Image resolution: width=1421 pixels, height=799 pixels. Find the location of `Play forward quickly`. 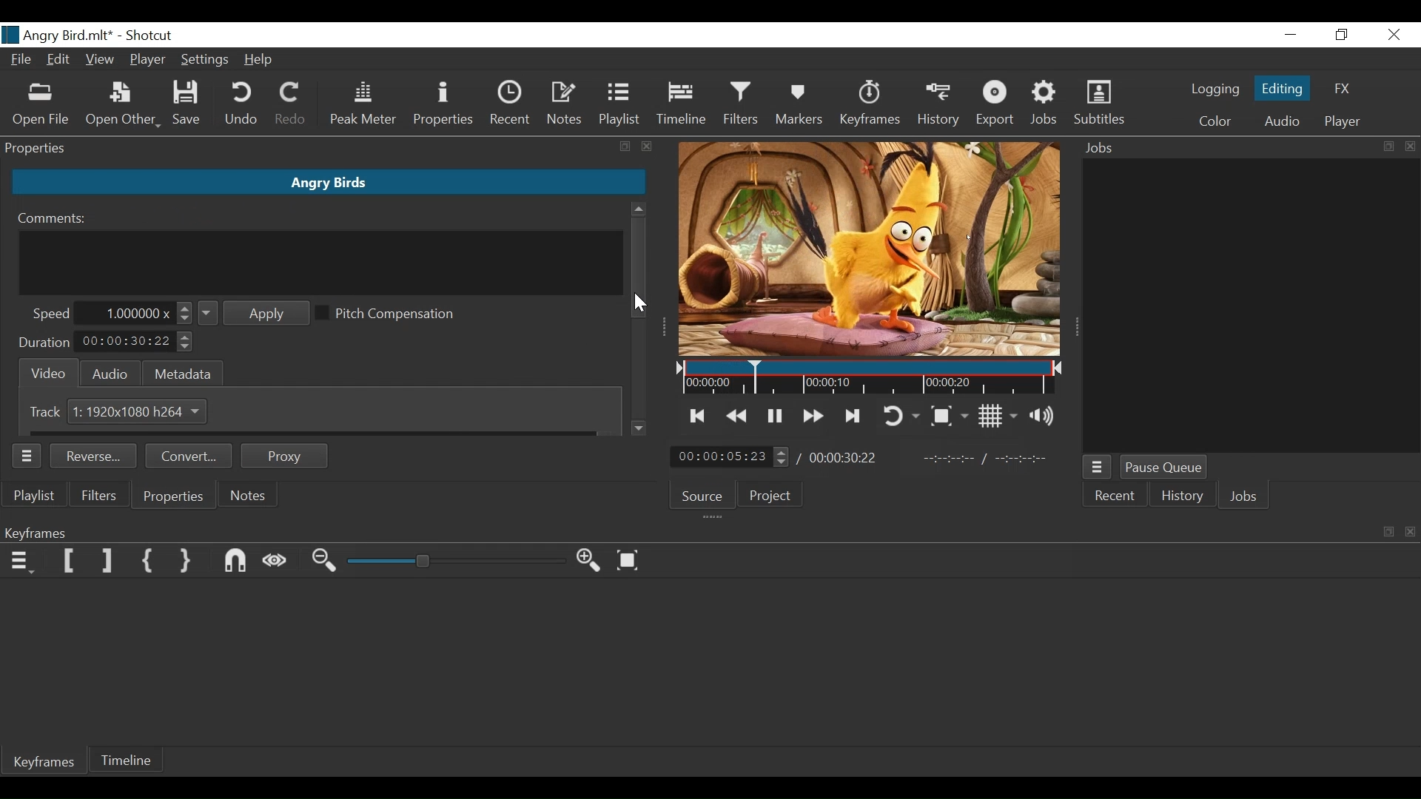

Play forward quickly is located at coordinates (811, 414).